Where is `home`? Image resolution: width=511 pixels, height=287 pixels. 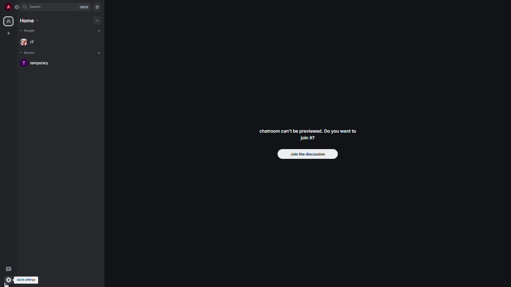 home is located at coordinates (8, 21).